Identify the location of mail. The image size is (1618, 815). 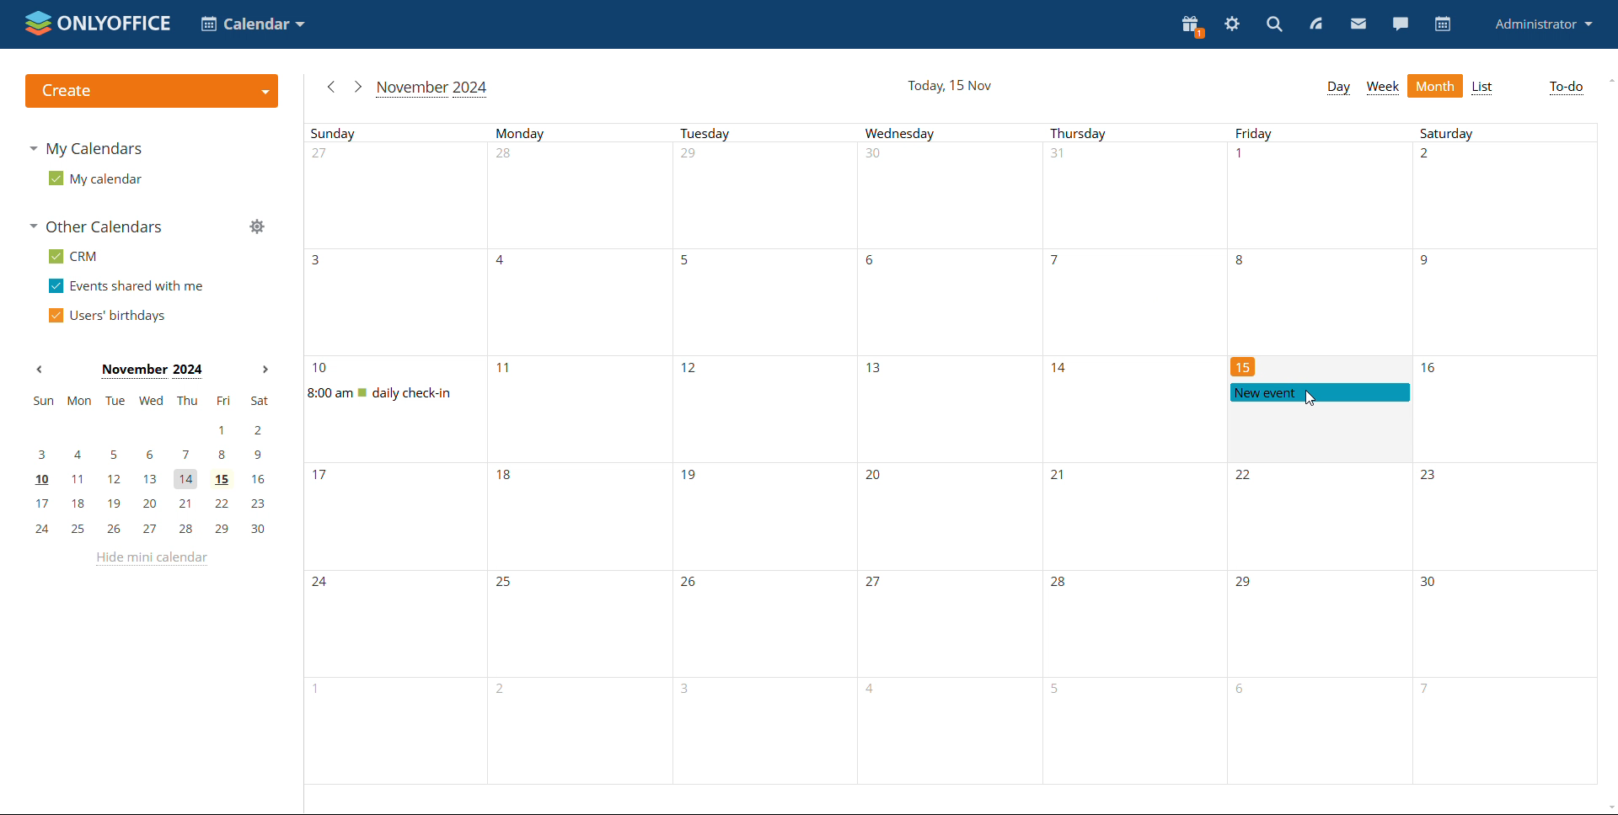
(1358, 24).